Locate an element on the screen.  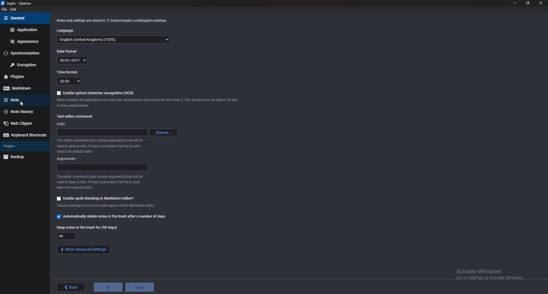
back is located at coordinates (71, 288).